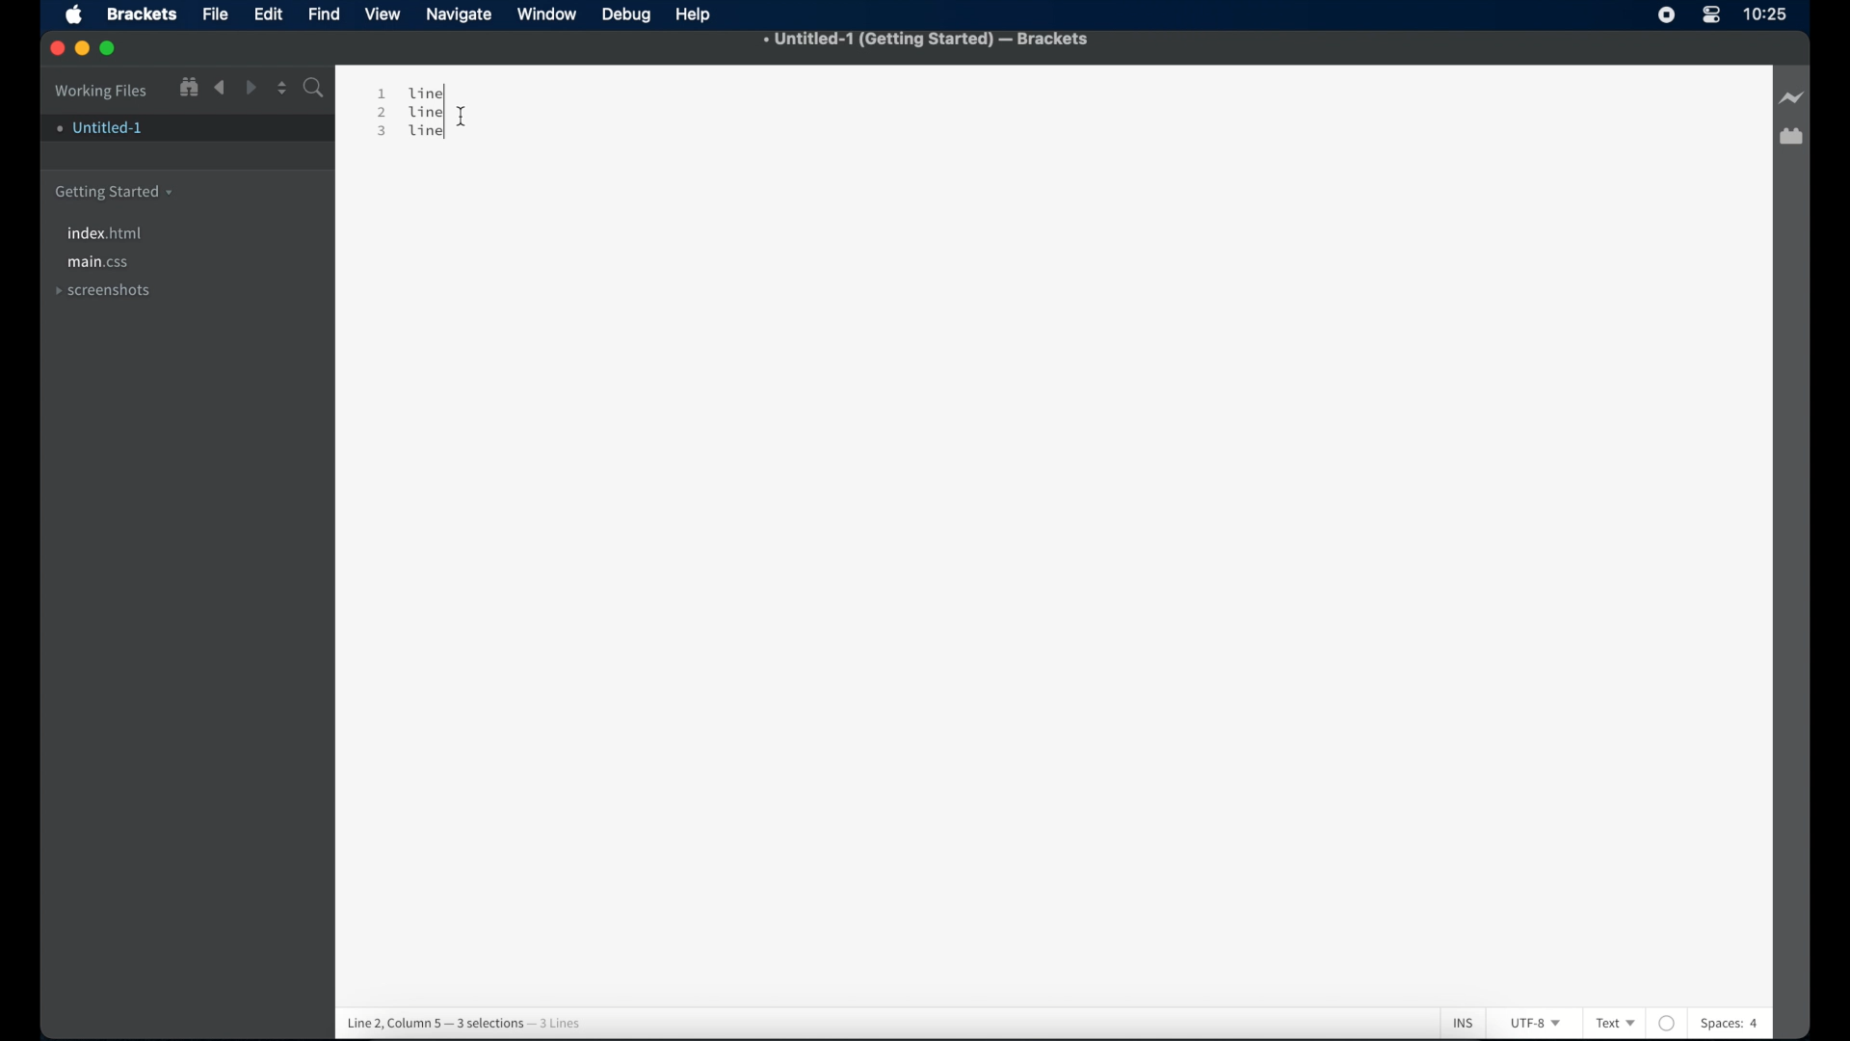 This screenshot has height=1041, width=1850. Describe the element at coordinates (1666, 1016) in the screenshot. I see `no linter available for text` at that location.